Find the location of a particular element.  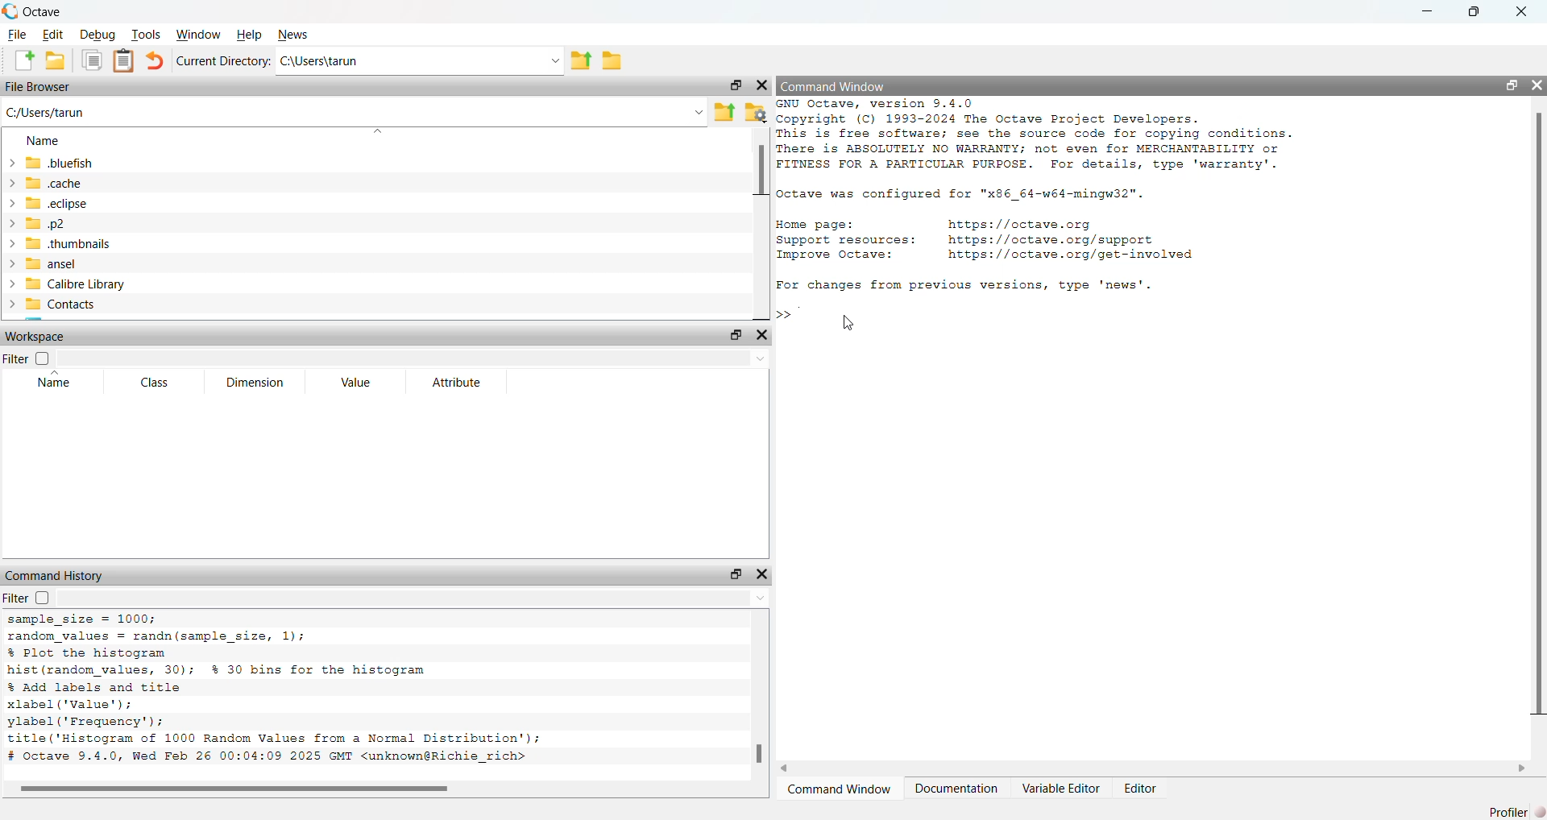

ansel is located at coordinates (40, 263).